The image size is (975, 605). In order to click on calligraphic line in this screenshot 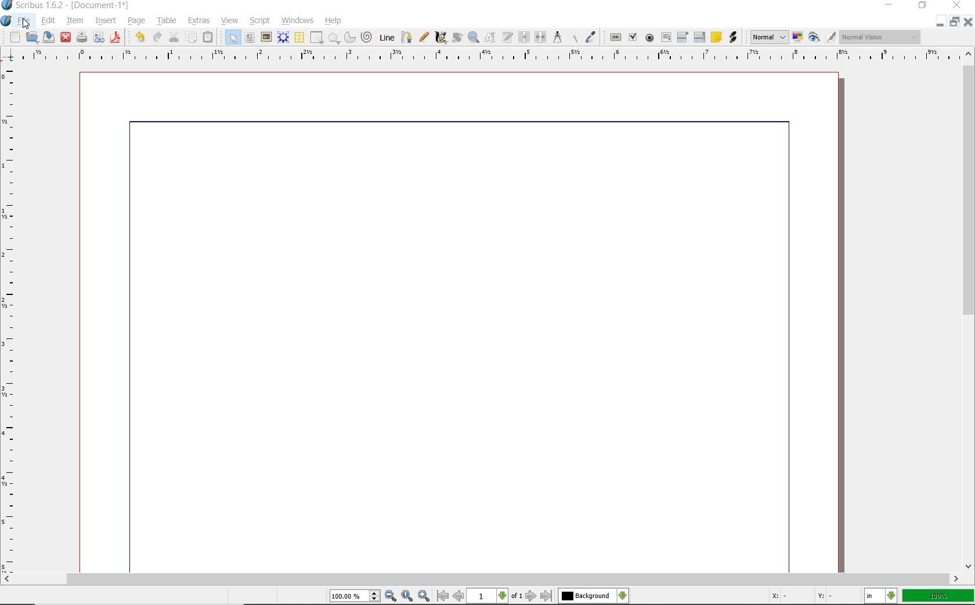, I will do `click(441, 38)`.